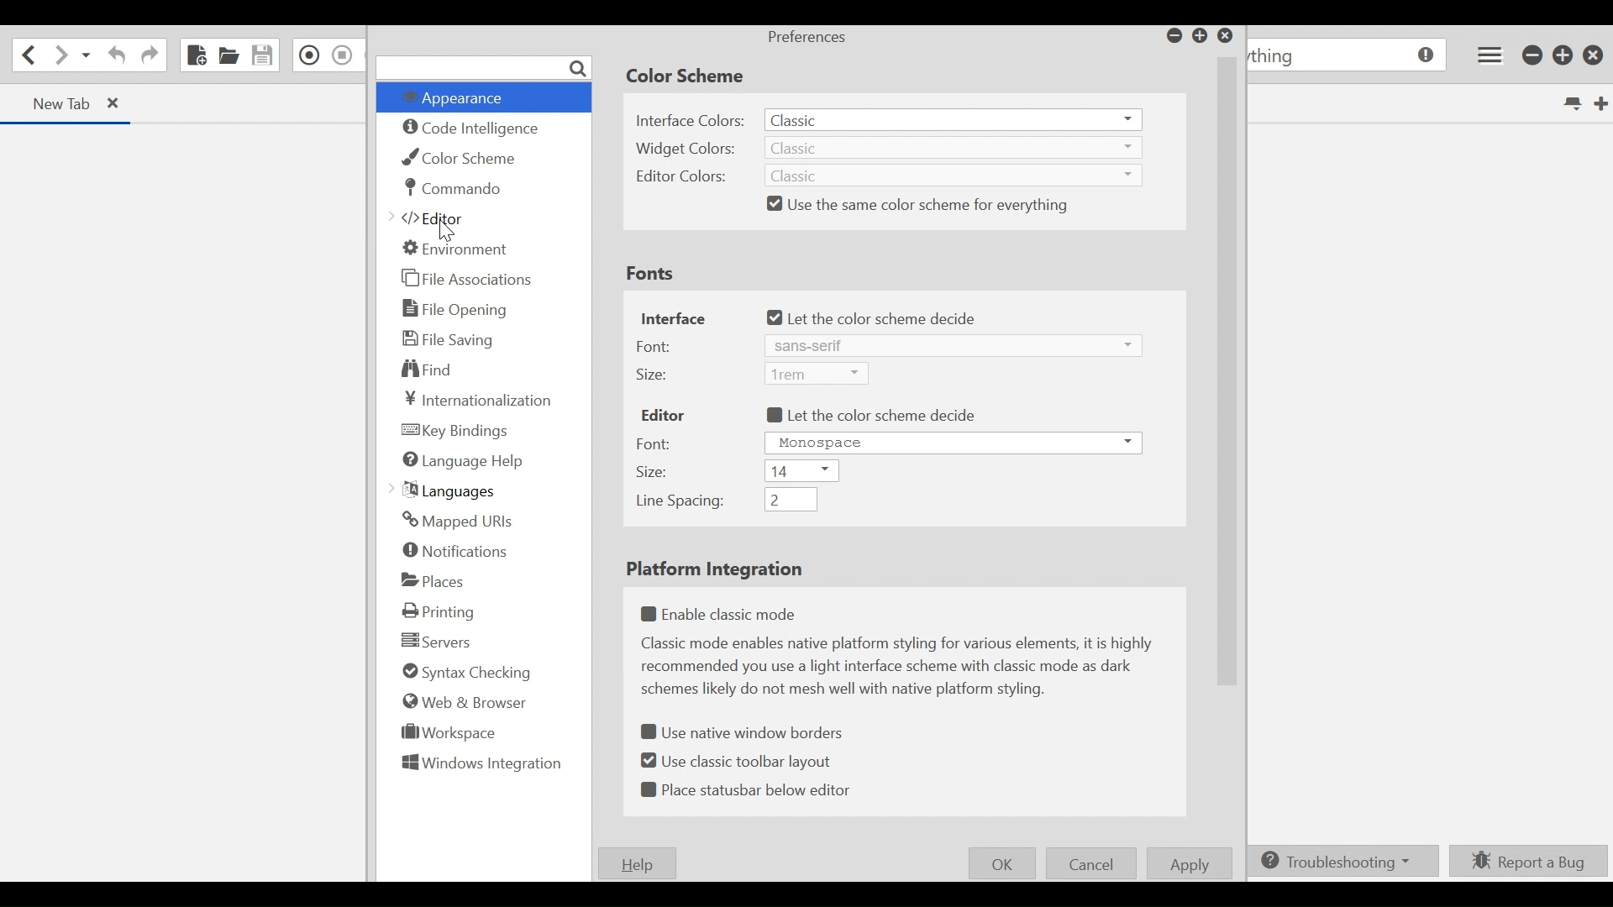  Describe the element at coordinates (28, 54) in the screenshot. I see `Go back one location` at that location.